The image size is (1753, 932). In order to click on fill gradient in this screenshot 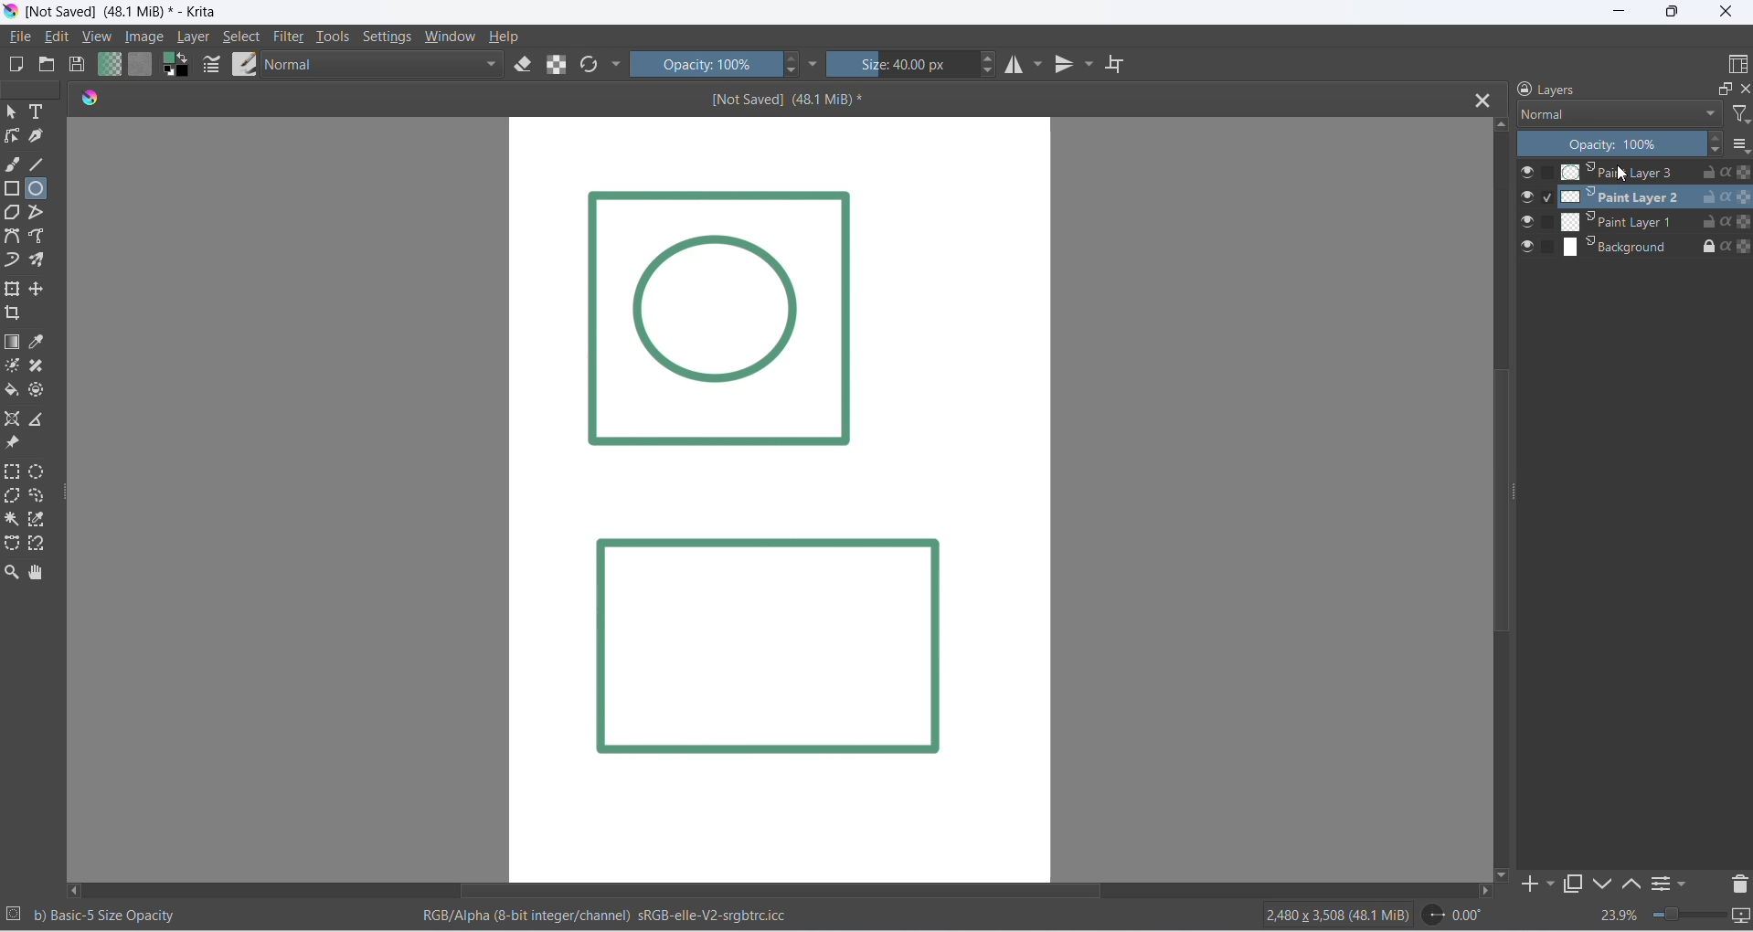, I will do `click(111, 66)`.